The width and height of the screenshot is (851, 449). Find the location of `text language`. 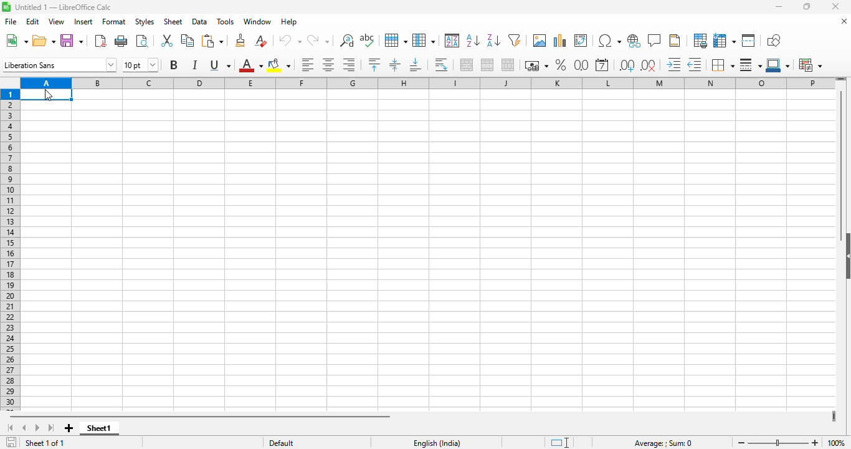

text language is located at coordinates (437, 443).